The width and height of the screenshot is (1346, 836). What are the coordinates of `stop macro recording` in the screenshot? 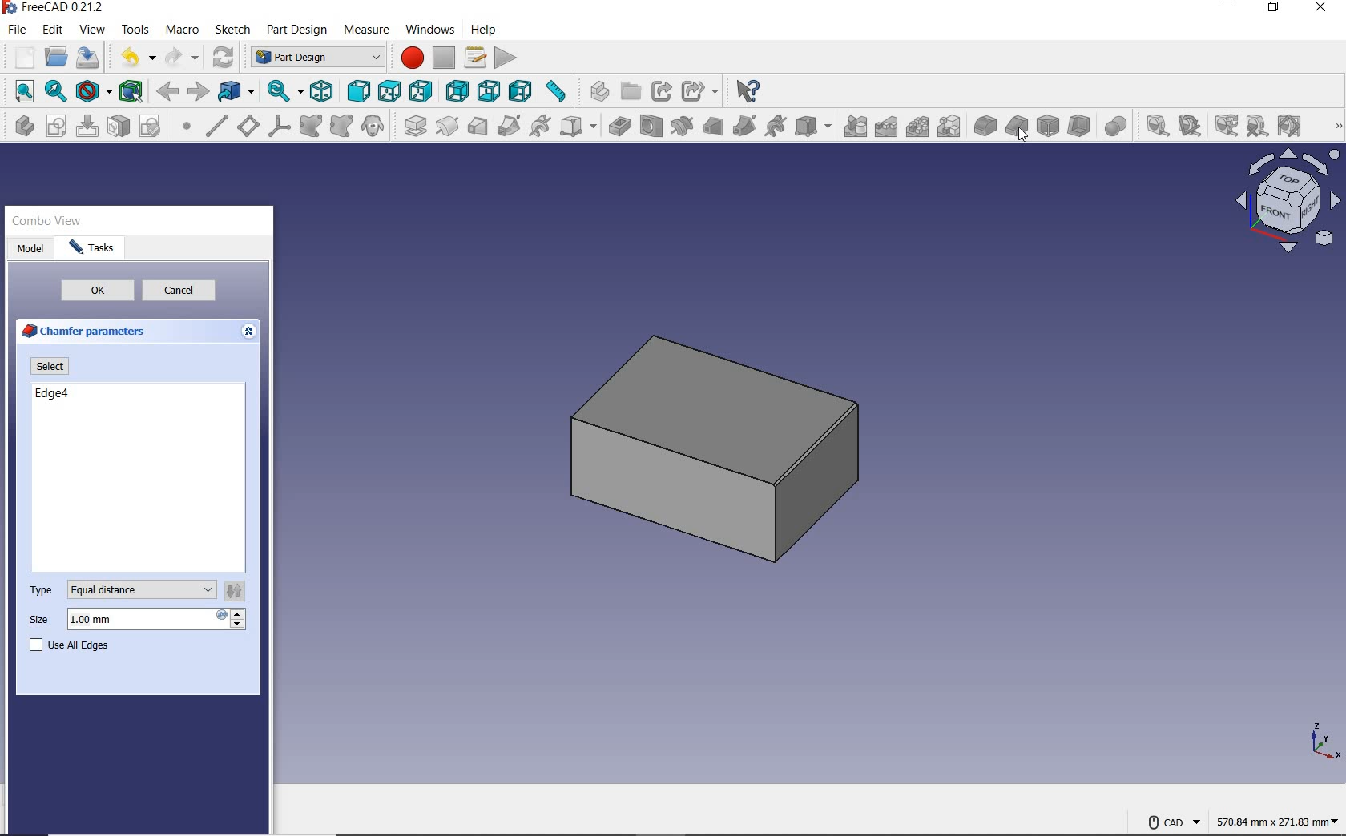 It's located at (444, 59).